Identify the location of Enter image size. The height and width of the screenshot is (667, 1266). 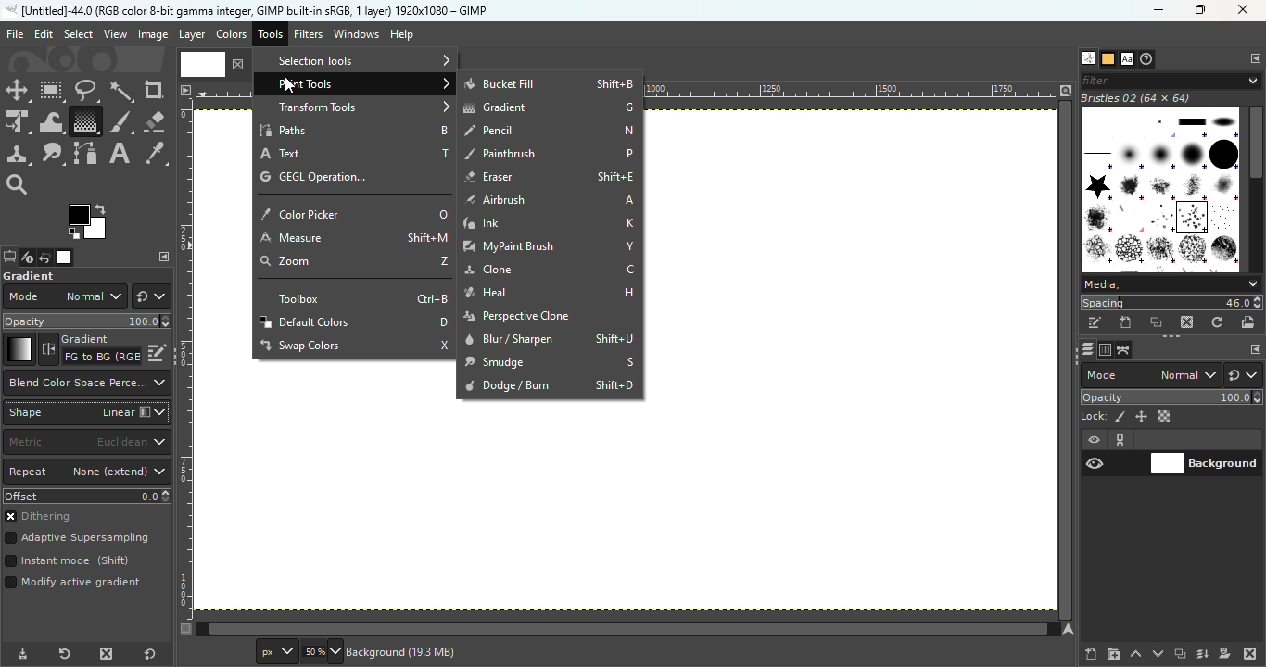
(320, 652).